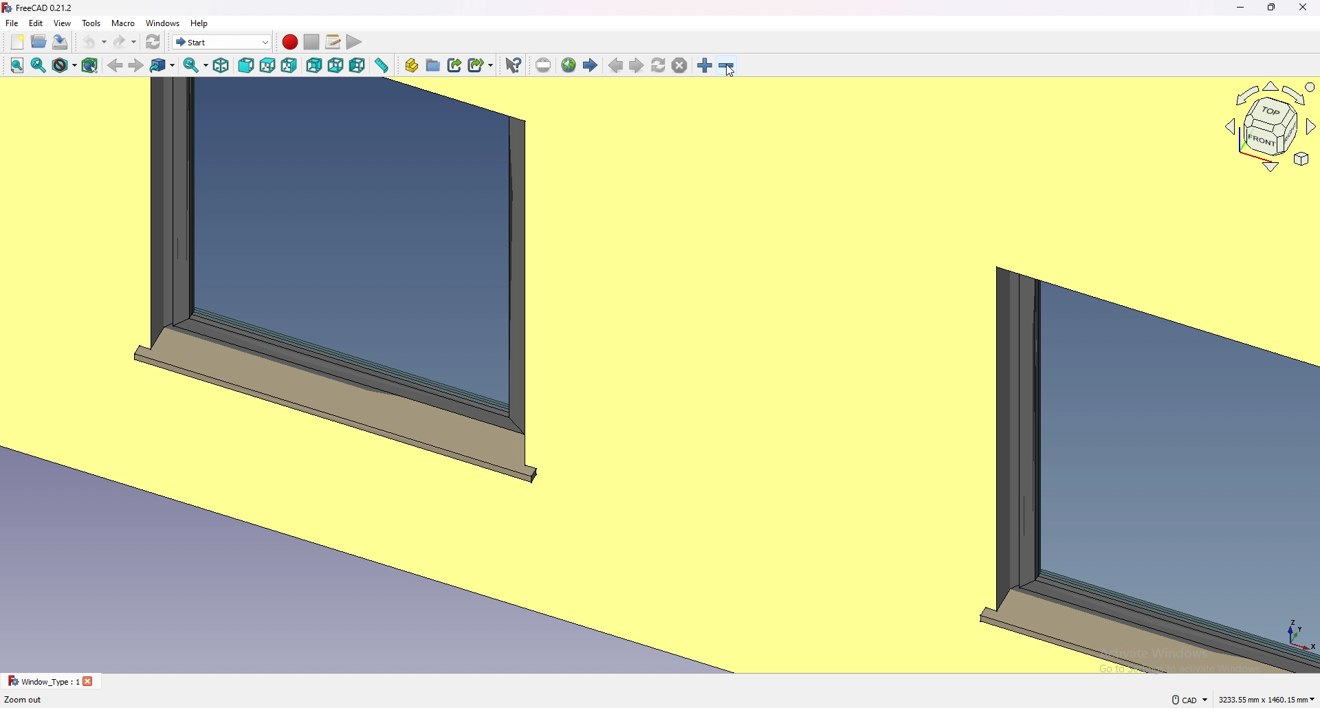  I want to click on create part, so click(411, 65).